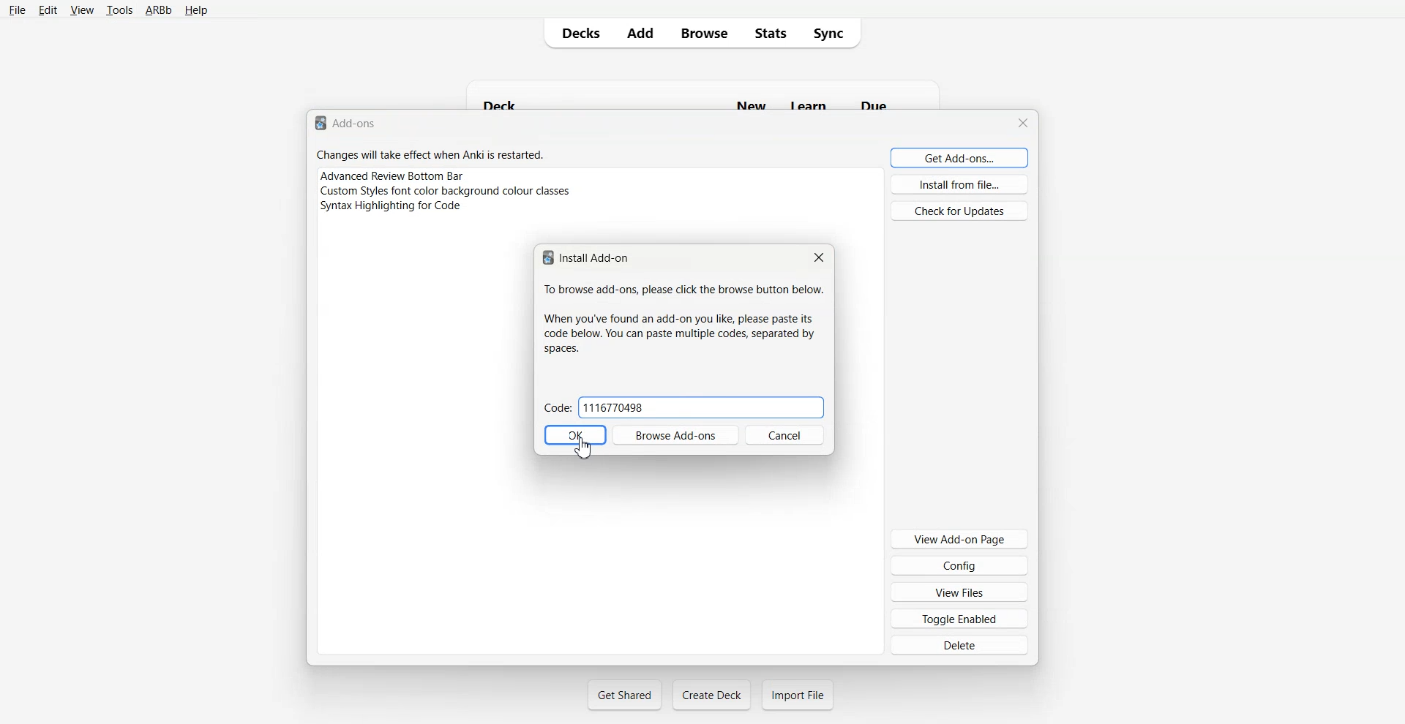 The image size is (1405, 724). What do you see at coordinates (959, 645) in the screenshot?
I see `Delete` at bounding box center [959, 645].